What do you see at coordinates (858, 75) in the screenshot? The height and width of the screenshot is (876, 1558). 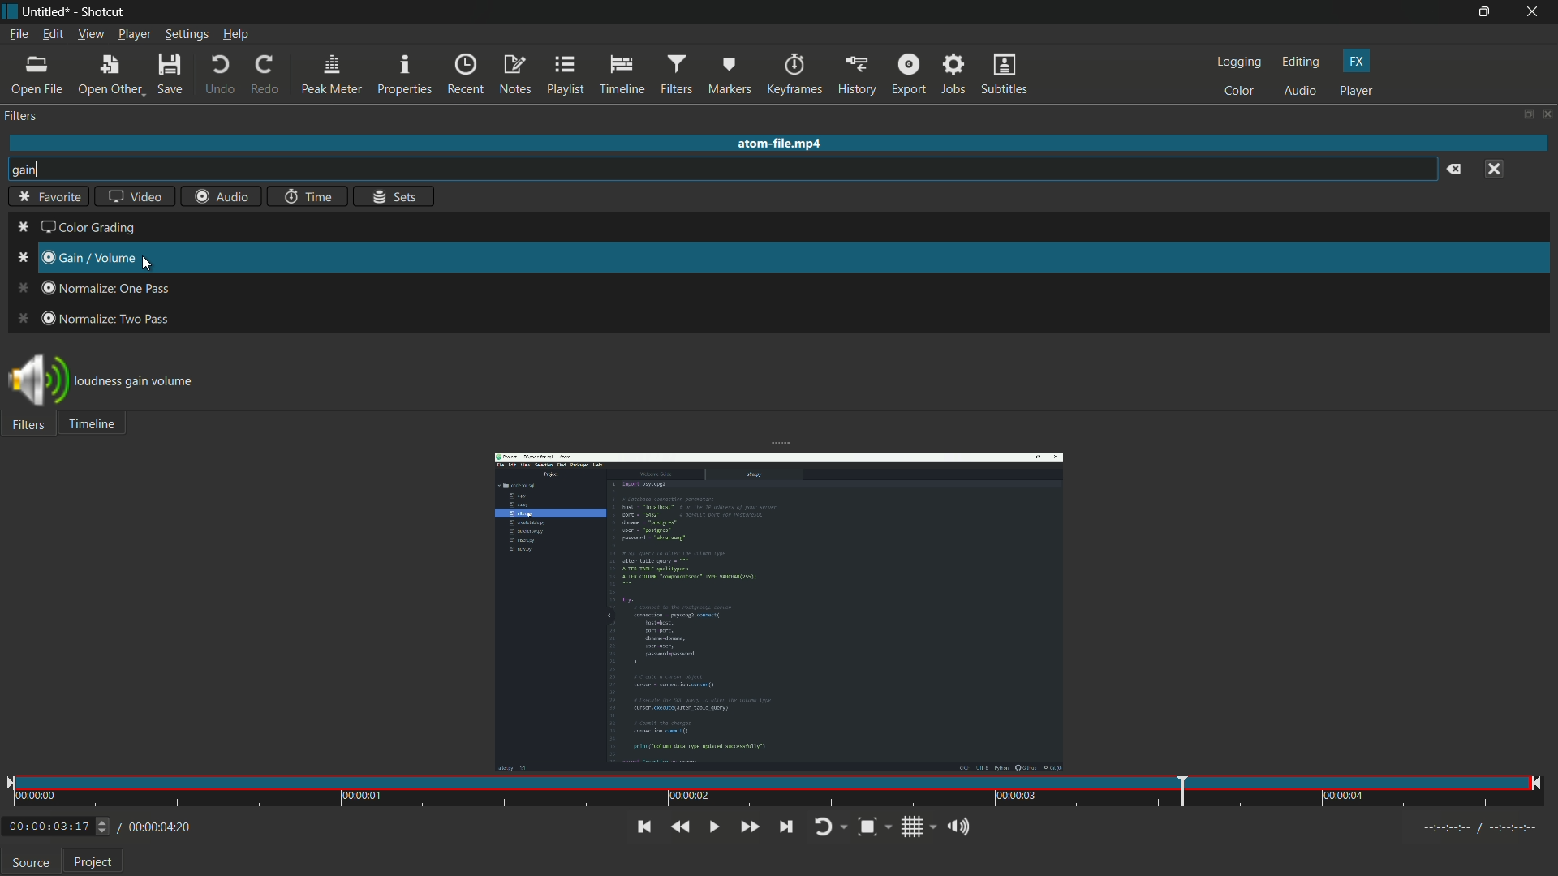 I see `history` at bounding box center [858, 75].